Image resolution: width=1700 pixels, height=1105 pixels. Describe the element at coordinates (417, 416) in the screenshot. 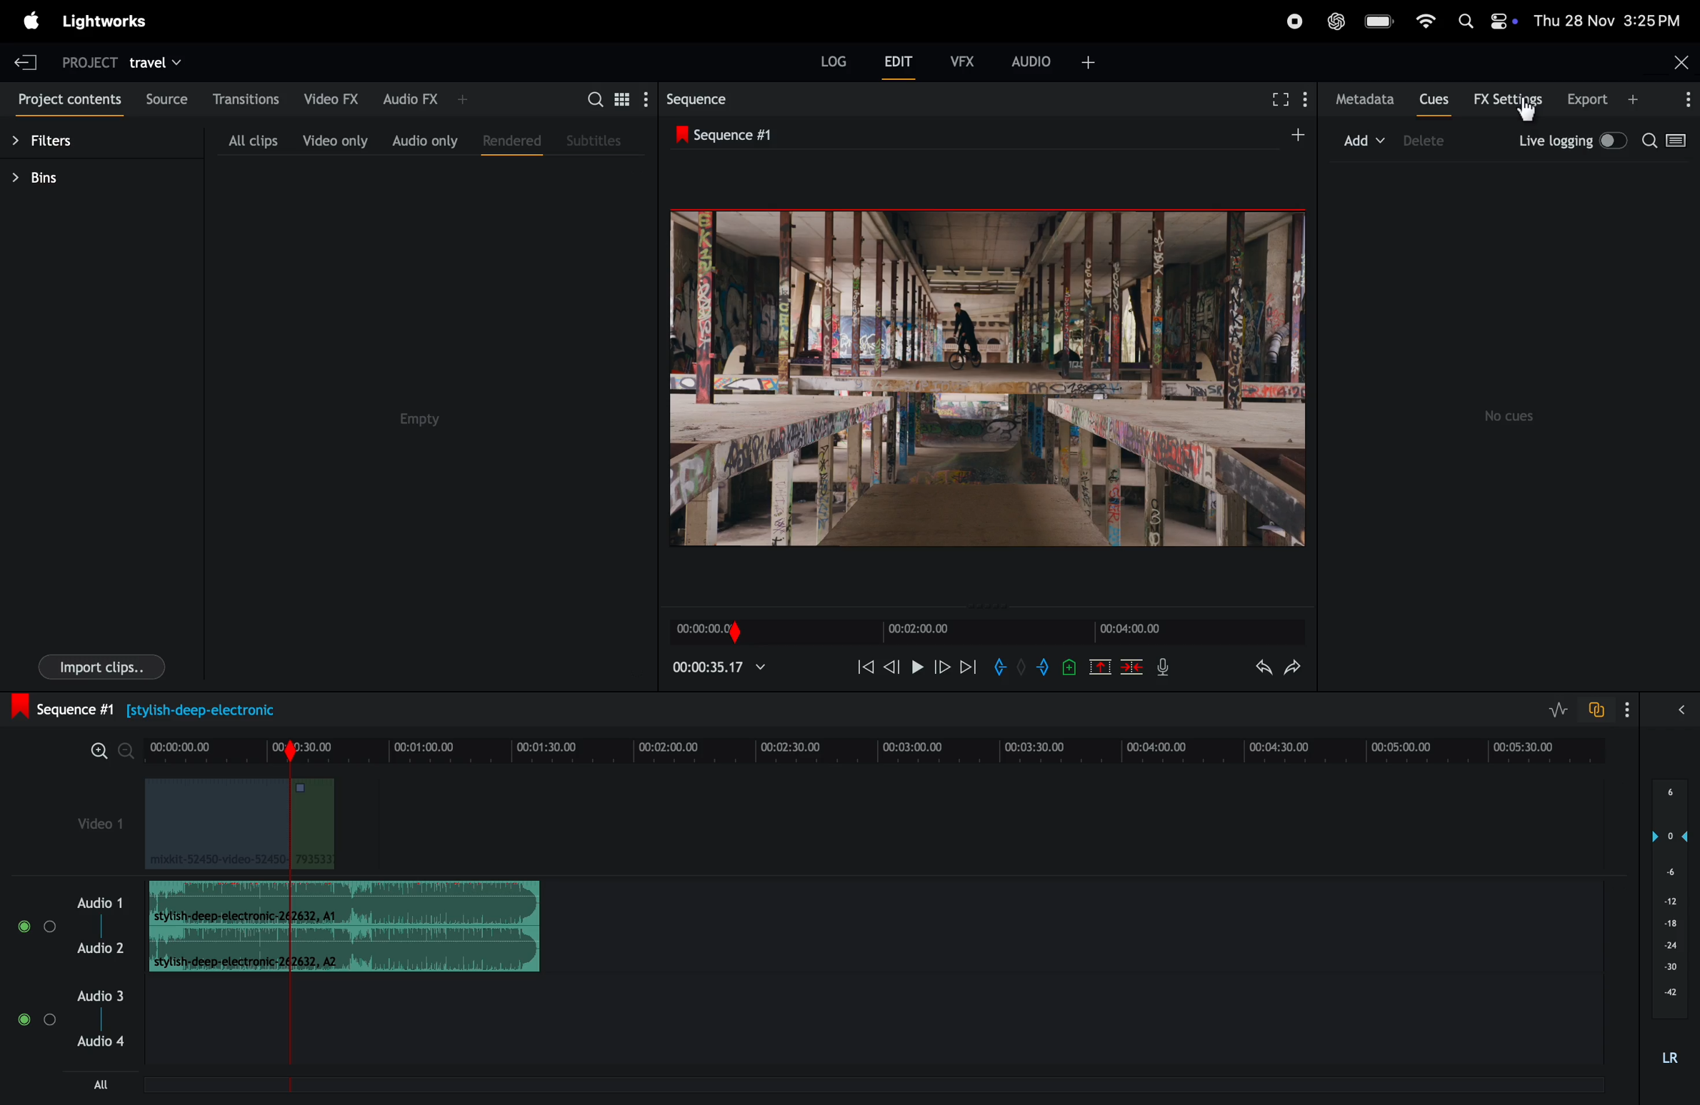

I see `empty` at that location.